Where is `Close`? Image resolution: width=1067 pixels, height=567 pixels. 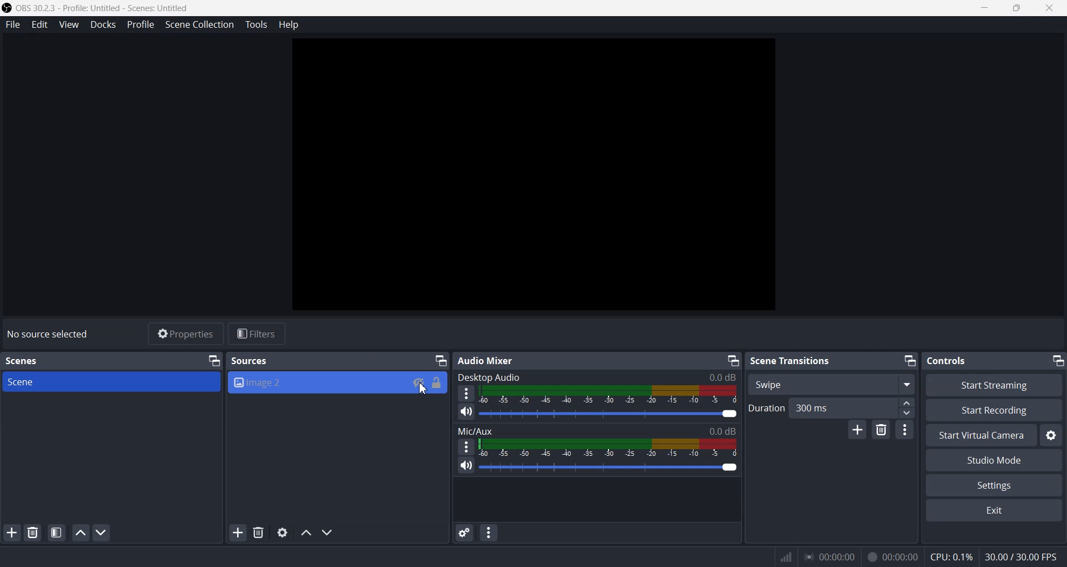 Close is located at coordinates (1051, 9).